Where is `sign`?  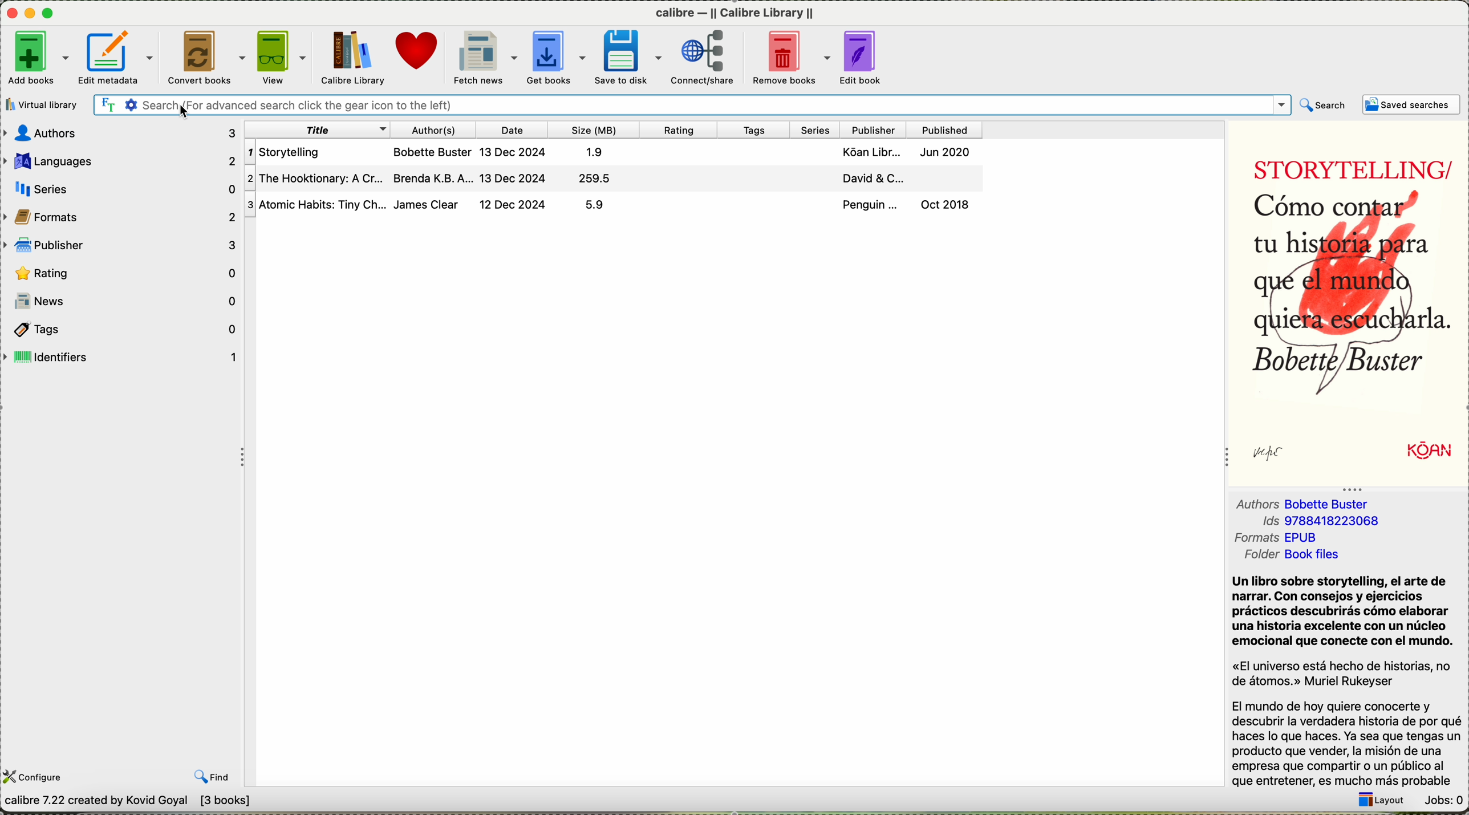
sign is located at coordinates (1280, 453).